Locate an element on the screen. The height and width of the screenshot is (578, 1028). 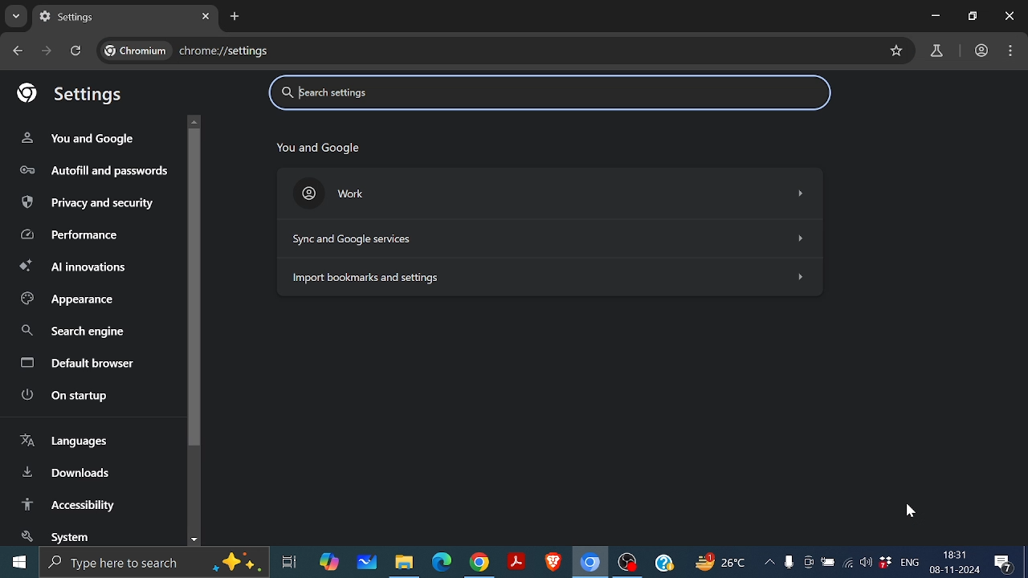
move up is located at coordinates (194, 122).